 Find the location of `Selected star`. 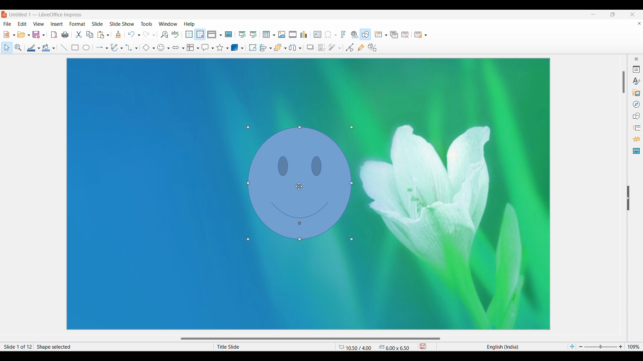

Selected star is located at coordinates (220, 47).